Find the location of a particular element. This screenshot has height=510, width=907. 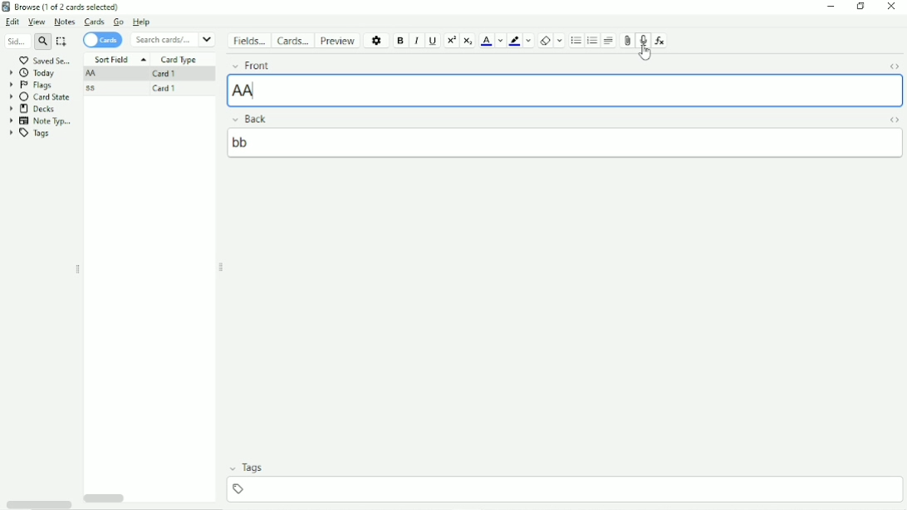

Note Types is located at coordinates (42, 120).